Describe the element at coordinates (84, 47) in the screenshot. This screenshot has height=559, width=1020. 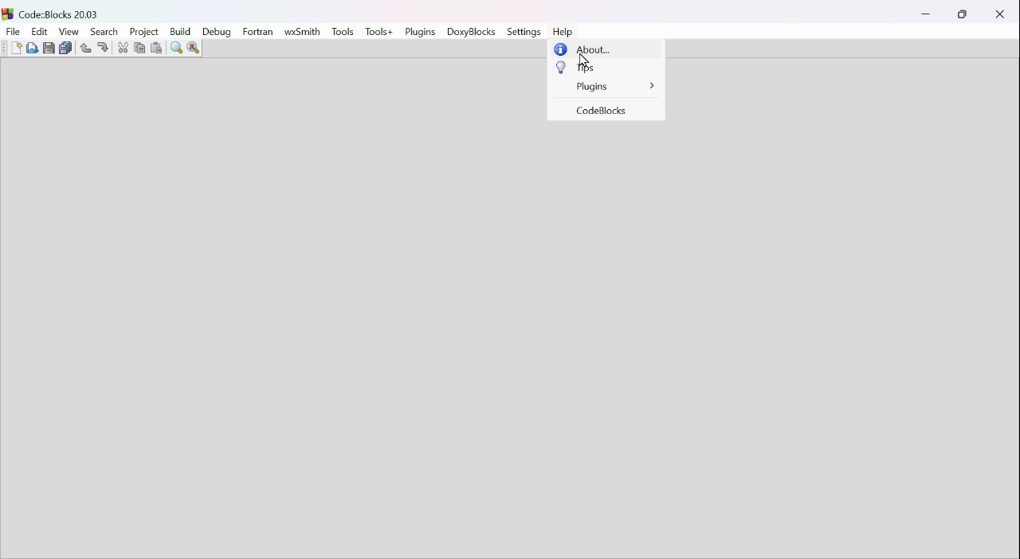
I see `Undo` at that location.